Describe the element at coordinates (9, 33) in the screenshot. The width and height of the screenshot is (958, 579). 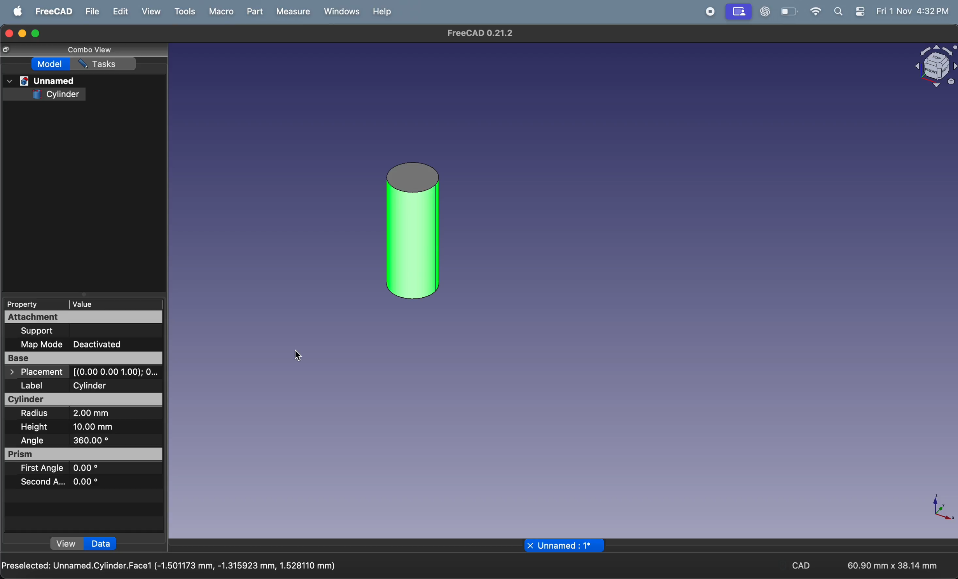
I see `closing window` at that location.